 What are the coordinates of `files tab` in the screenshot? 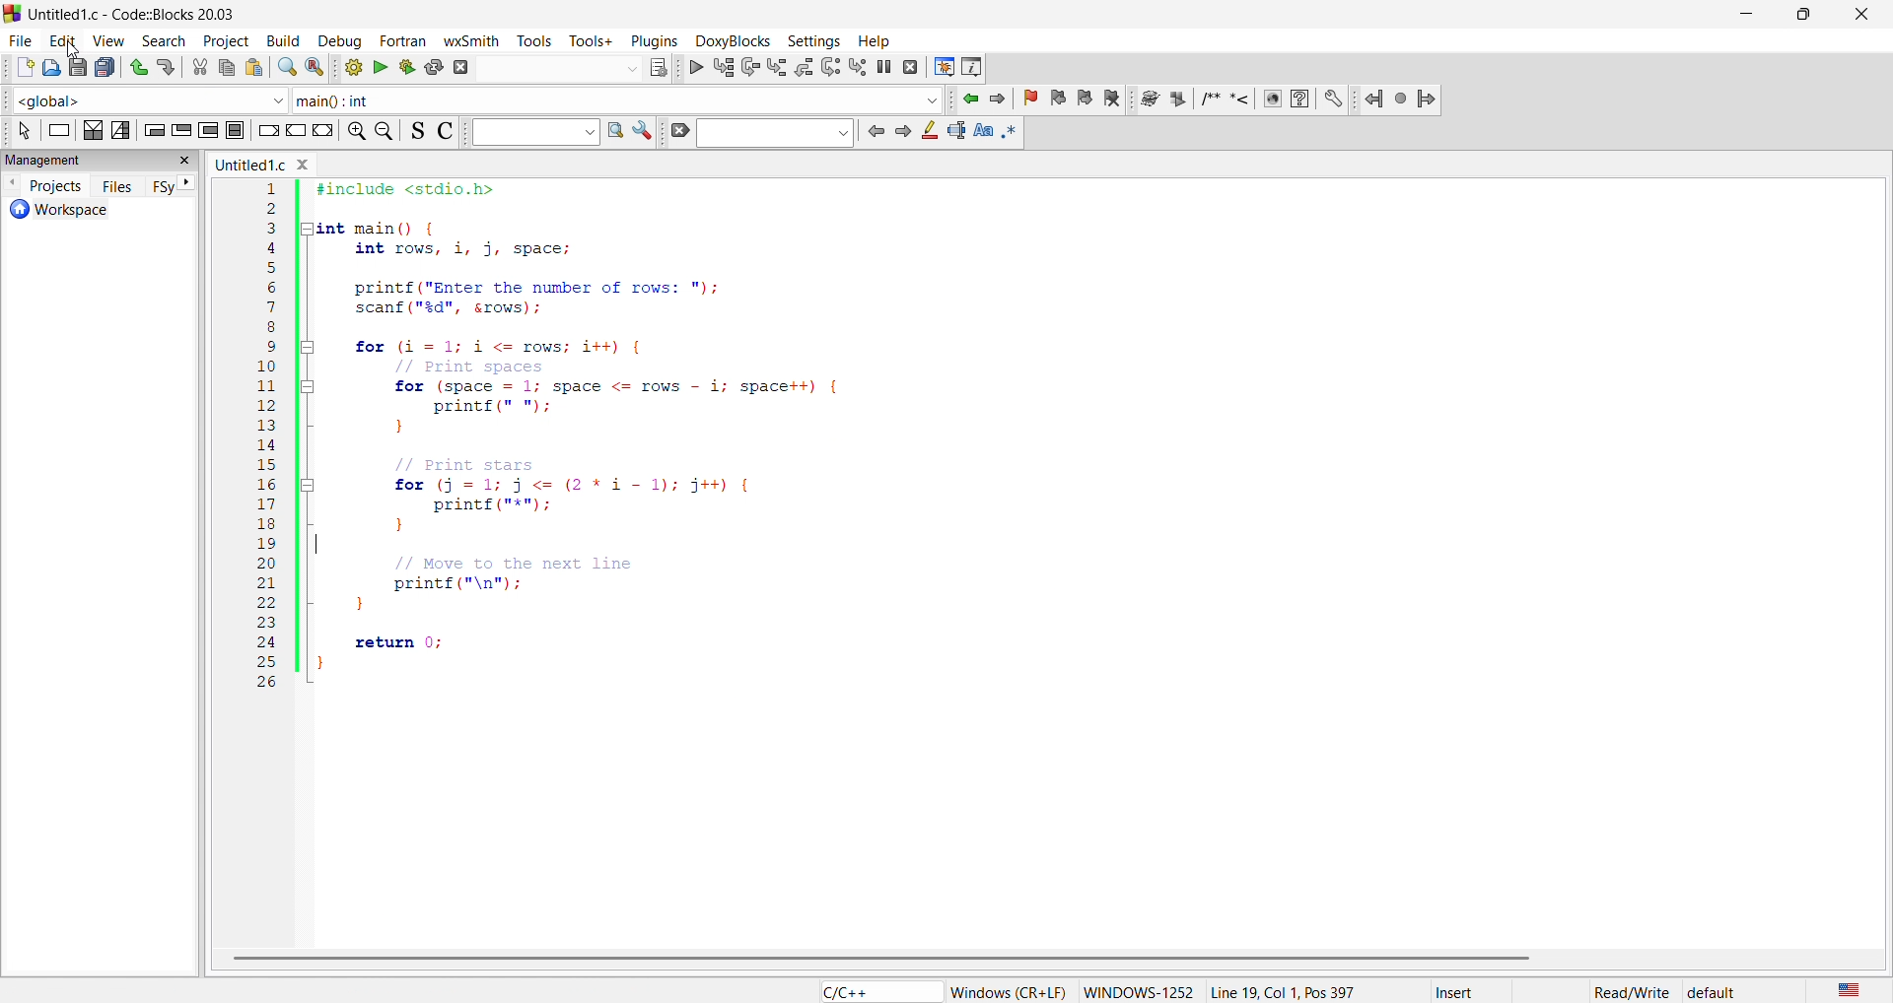 It's located at (118, 185).